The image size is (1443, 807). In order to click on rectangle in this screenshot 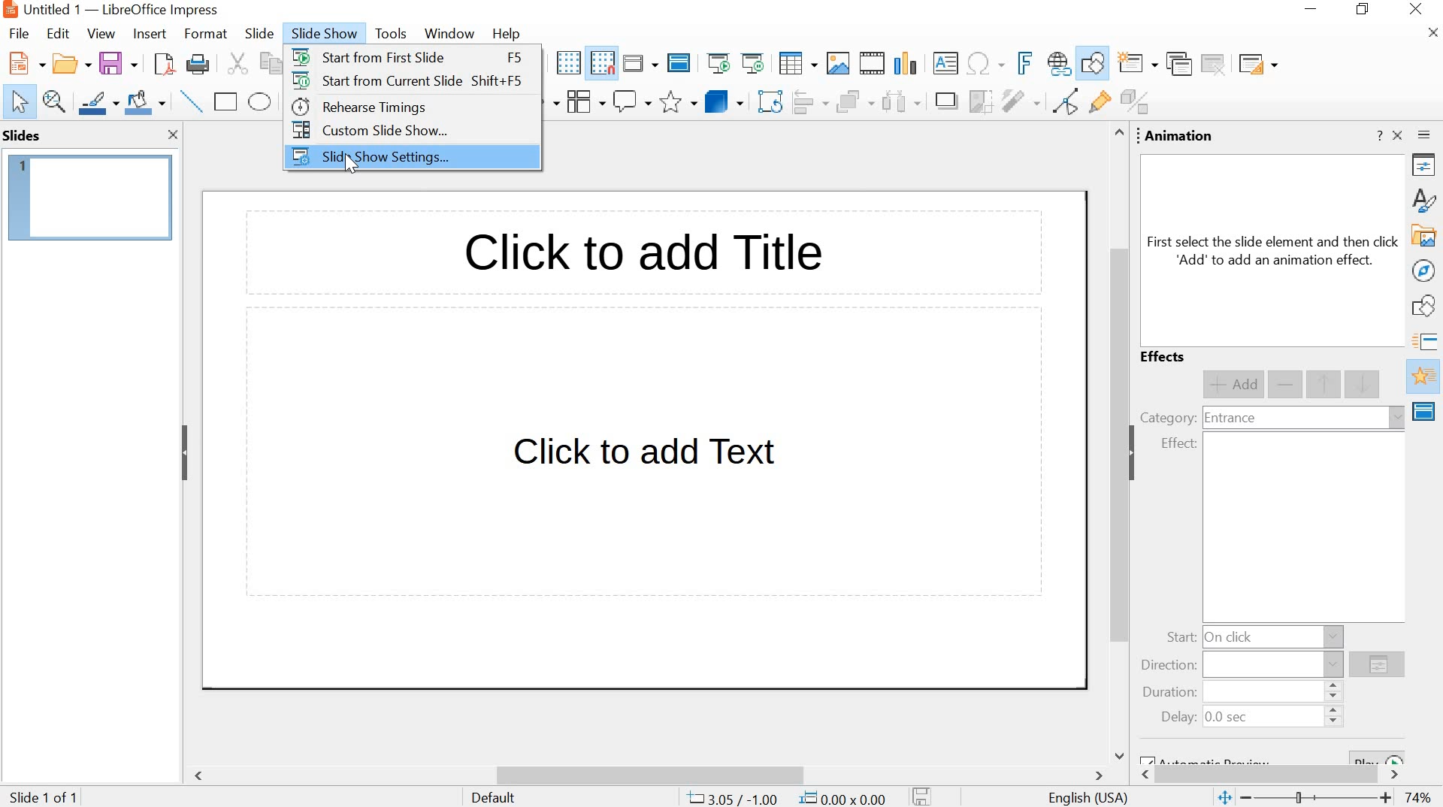, I will do `click(226, 101)`.